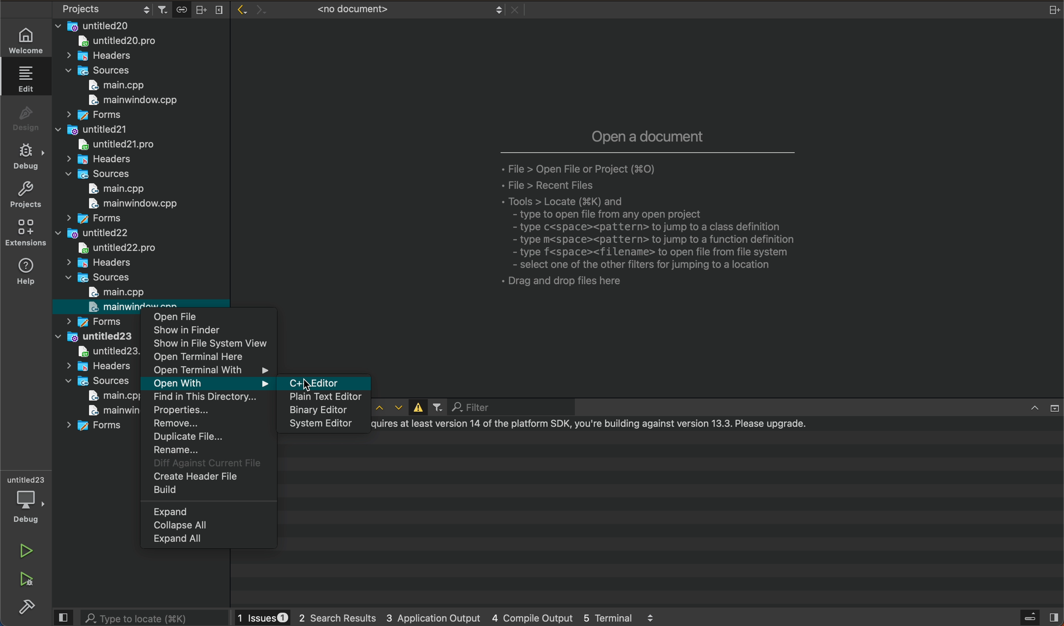 The width and height of the screenshot is (1064, 626). What do you see at coordinates (209, 511) in the screenshot?
I see `expand` at bounding box center [209, 511].